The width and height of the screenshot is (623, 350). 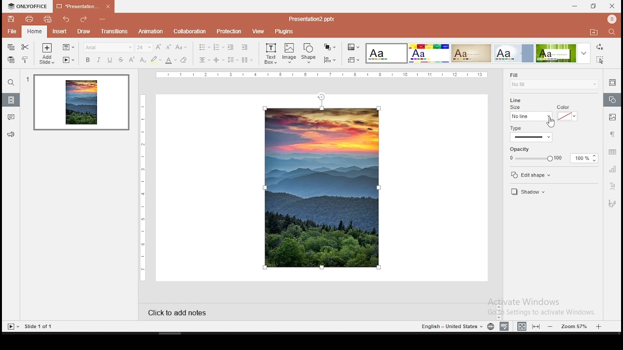 I want to click on change case, so click(x=182, y=47).